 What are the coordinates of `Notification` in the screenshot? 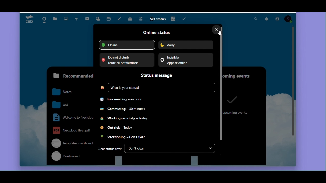 It's located at (266, 19).